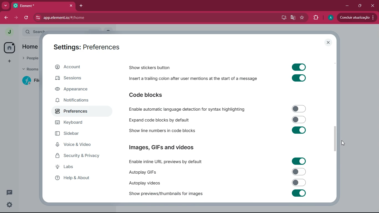  Describe the element at coordinates (94, 18) in the screenshot. I see `website url` at that location.